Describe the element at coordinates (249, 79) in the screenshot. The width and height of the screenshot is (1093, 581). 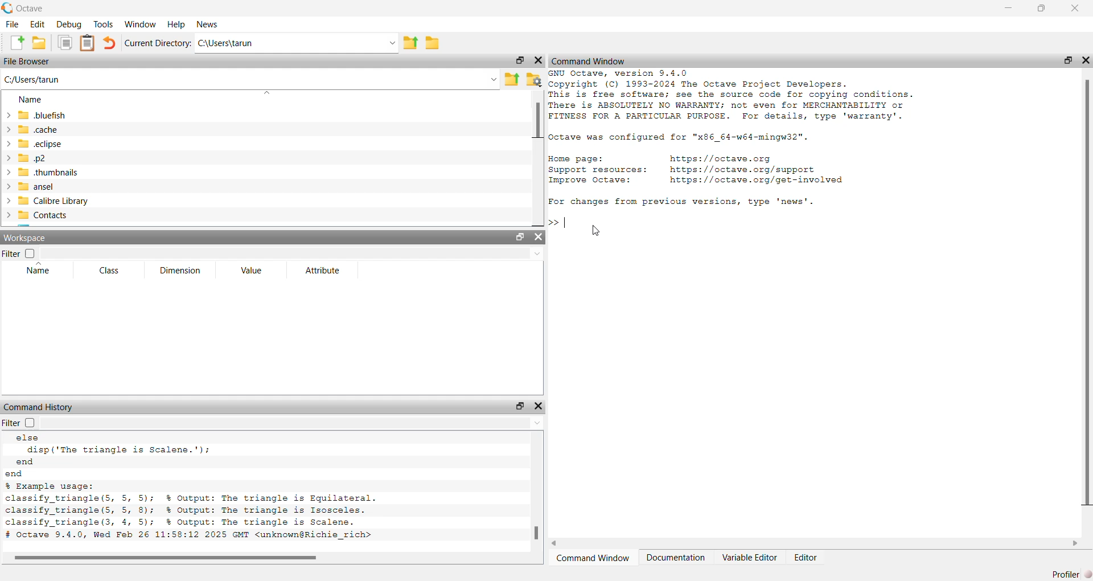
I see `enter the path or file name` at that location.